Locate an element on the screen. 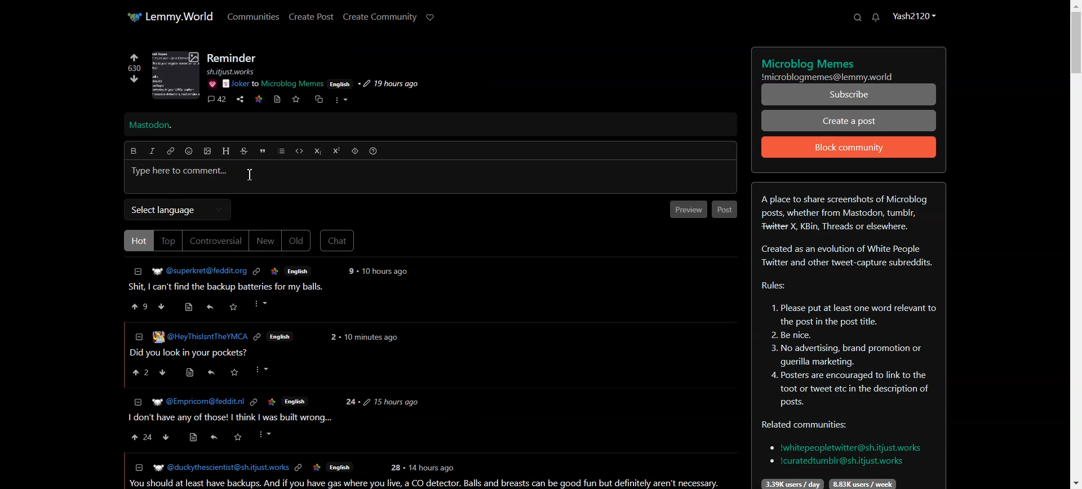 This screenshot has width=1082, height=489.  is located at coordinates (271, 402).